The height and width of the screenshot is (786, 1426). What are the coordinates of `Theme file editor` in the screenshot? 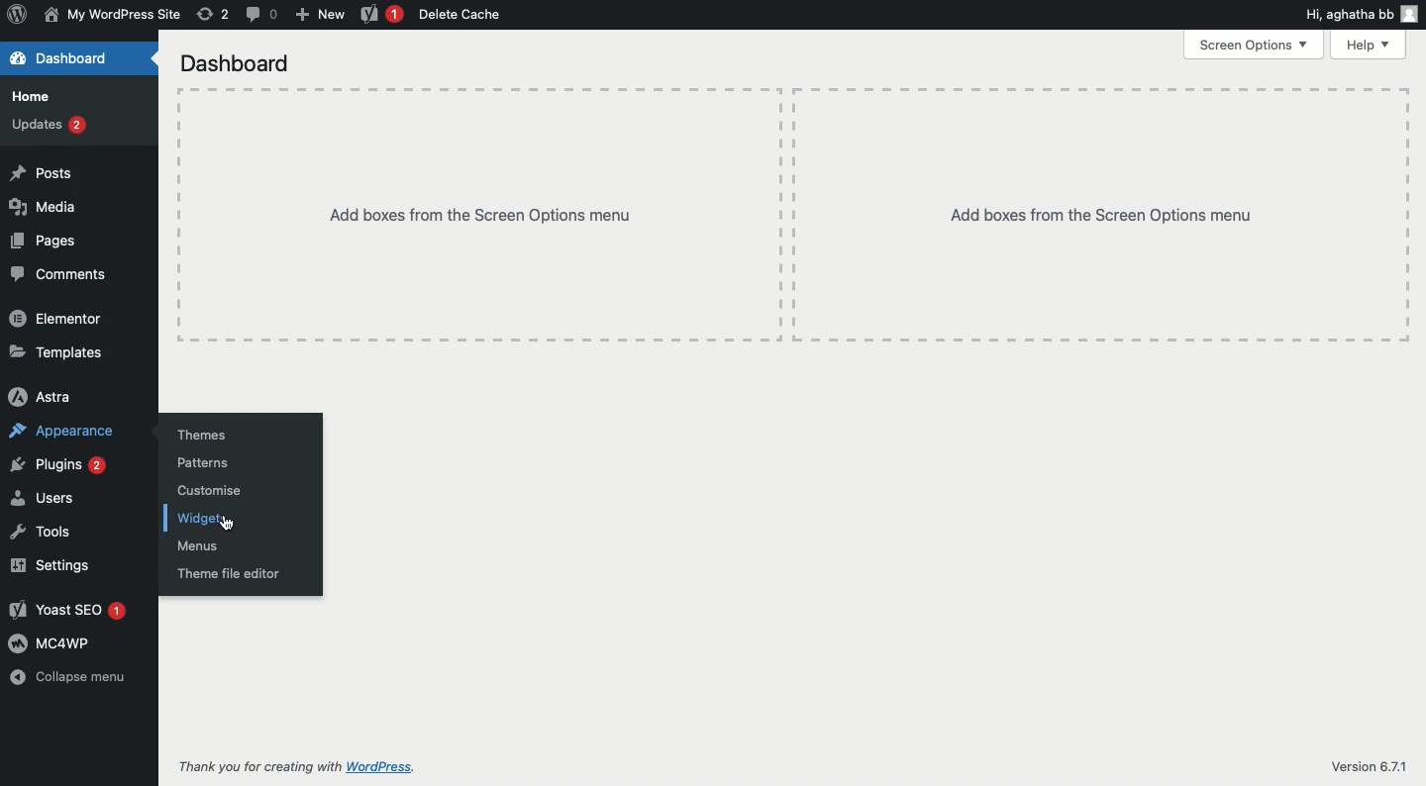 It's located at (233, 578).